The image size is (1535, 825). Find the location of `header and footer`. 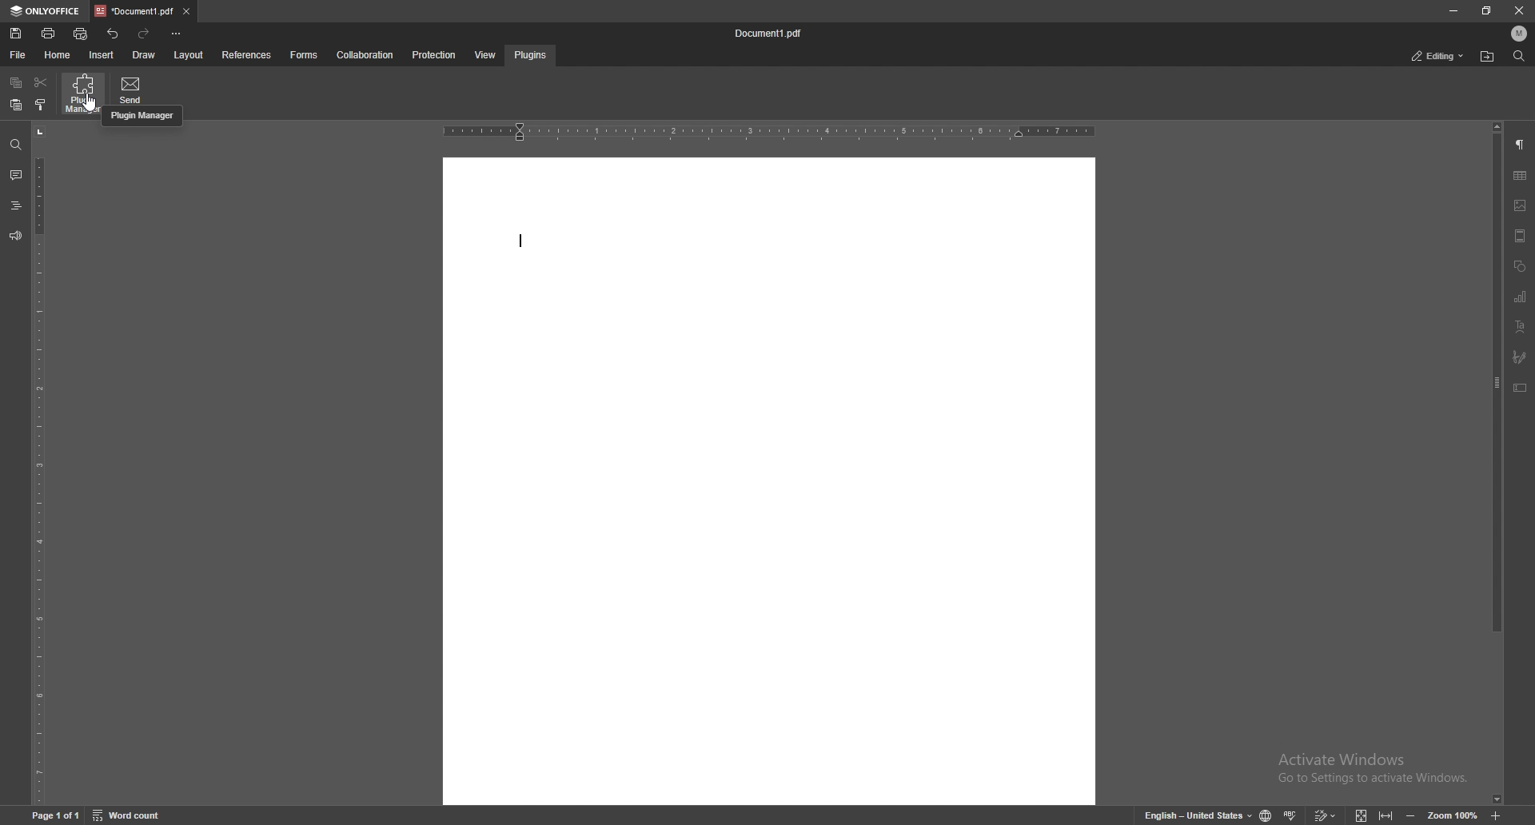

header and footer is located at coordinates (1521, 235).